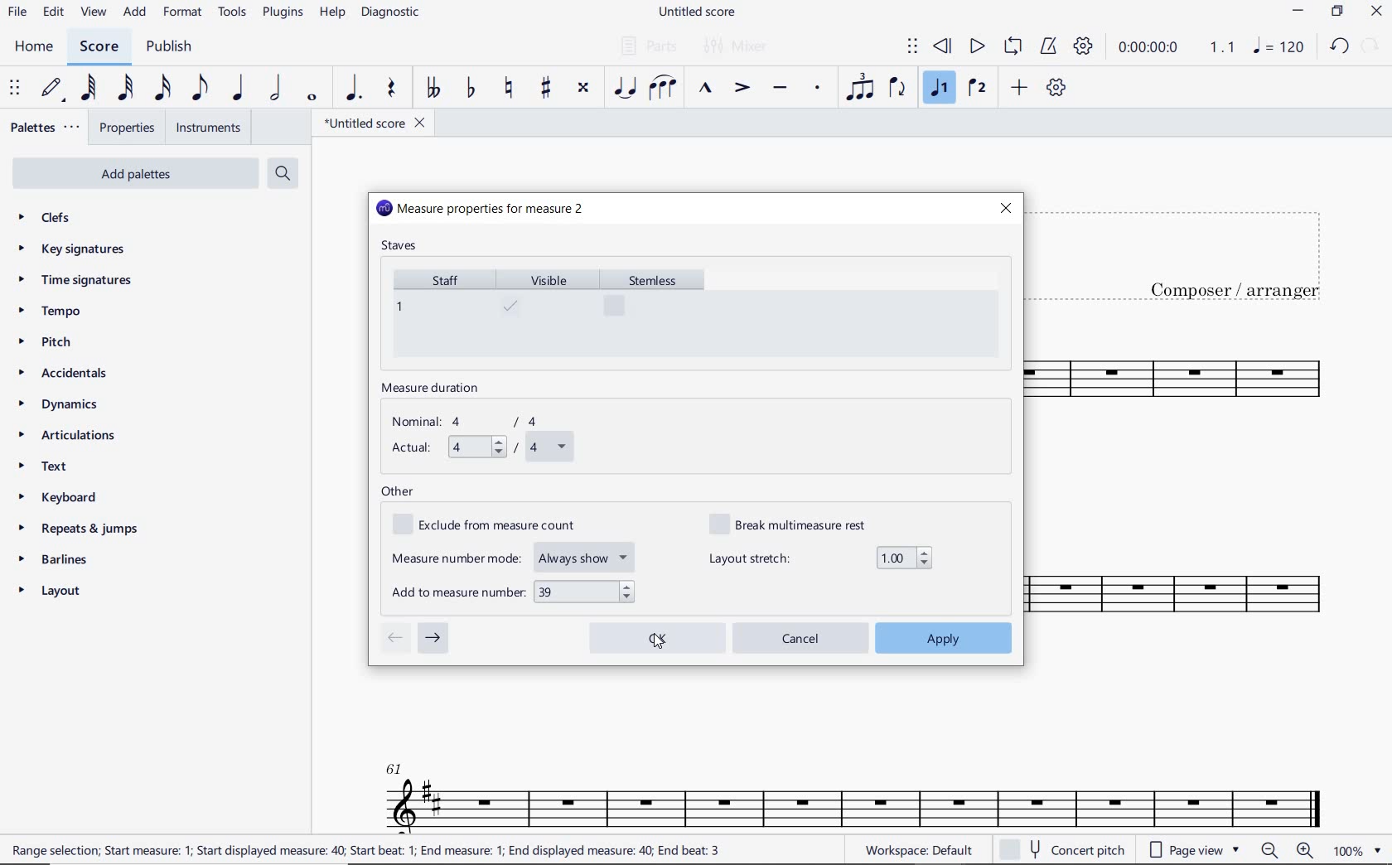  Describe the element at coordinates (355, 89) in the screenshot. I see `AUGMENTATION DOT` at that location.